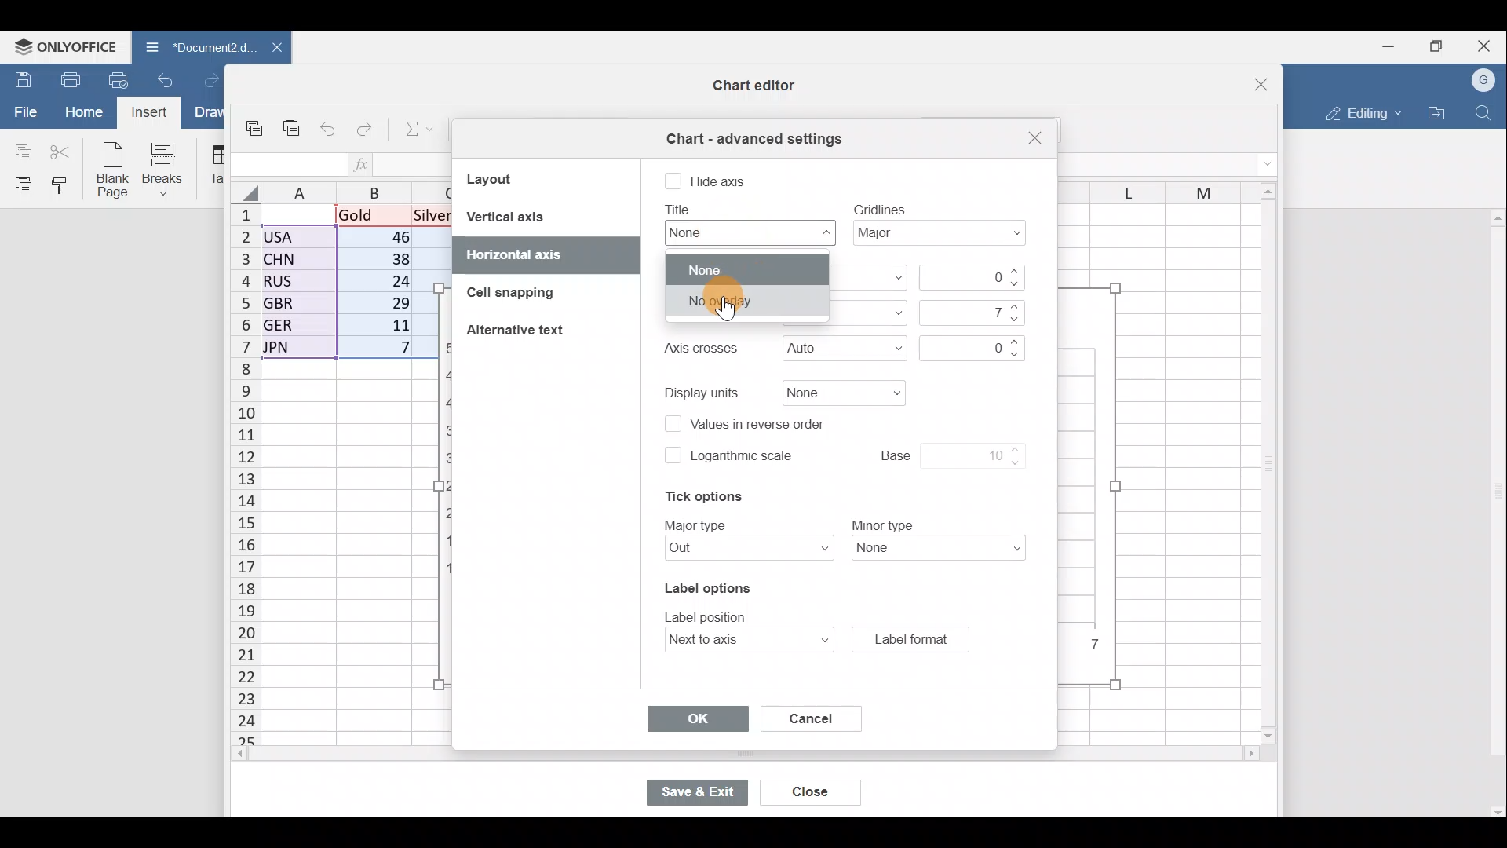 The width and height of the screenshot is (1507, 848). I want to click on Base, so click(936, 453).